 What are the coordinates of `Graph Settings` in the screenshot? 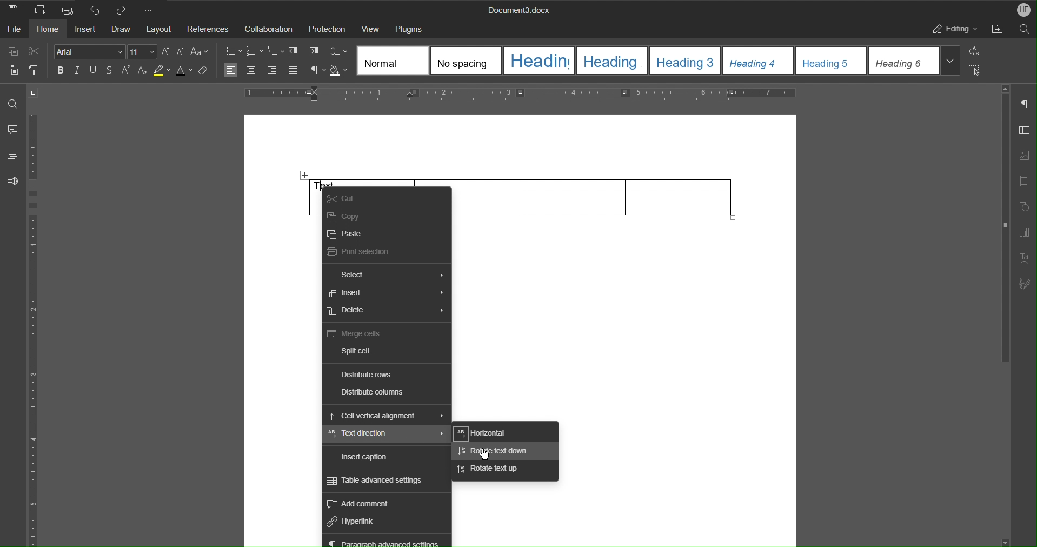 It's located at (1025, 231).